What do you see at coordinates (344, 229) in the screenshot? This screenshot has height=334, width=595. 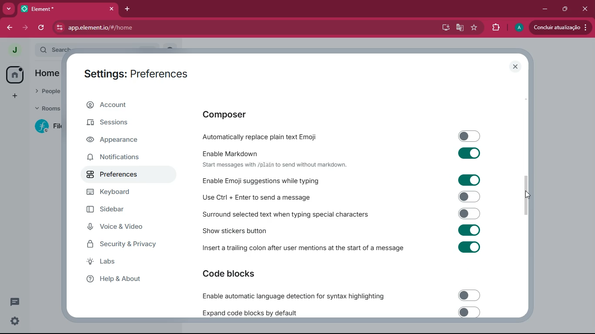 I see `show stickers button` at bounding box center [344, 229].